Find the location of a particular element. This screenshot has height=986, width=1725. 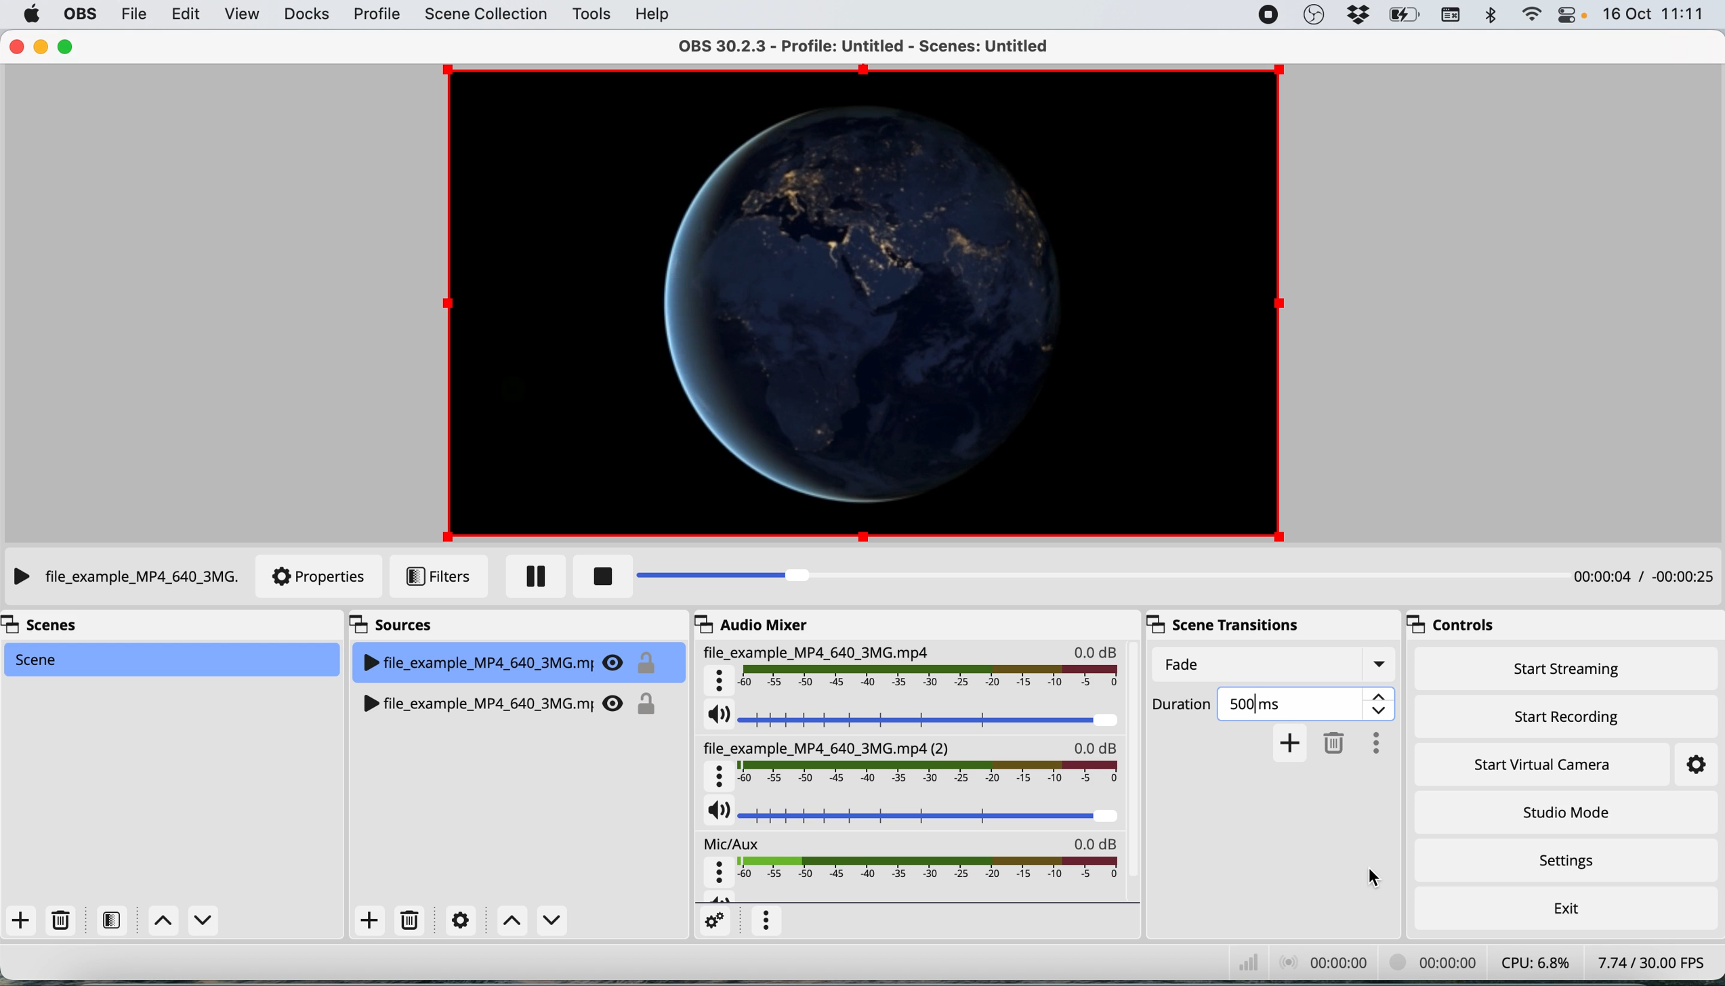

cursor is located at coordinates (1385, 880).